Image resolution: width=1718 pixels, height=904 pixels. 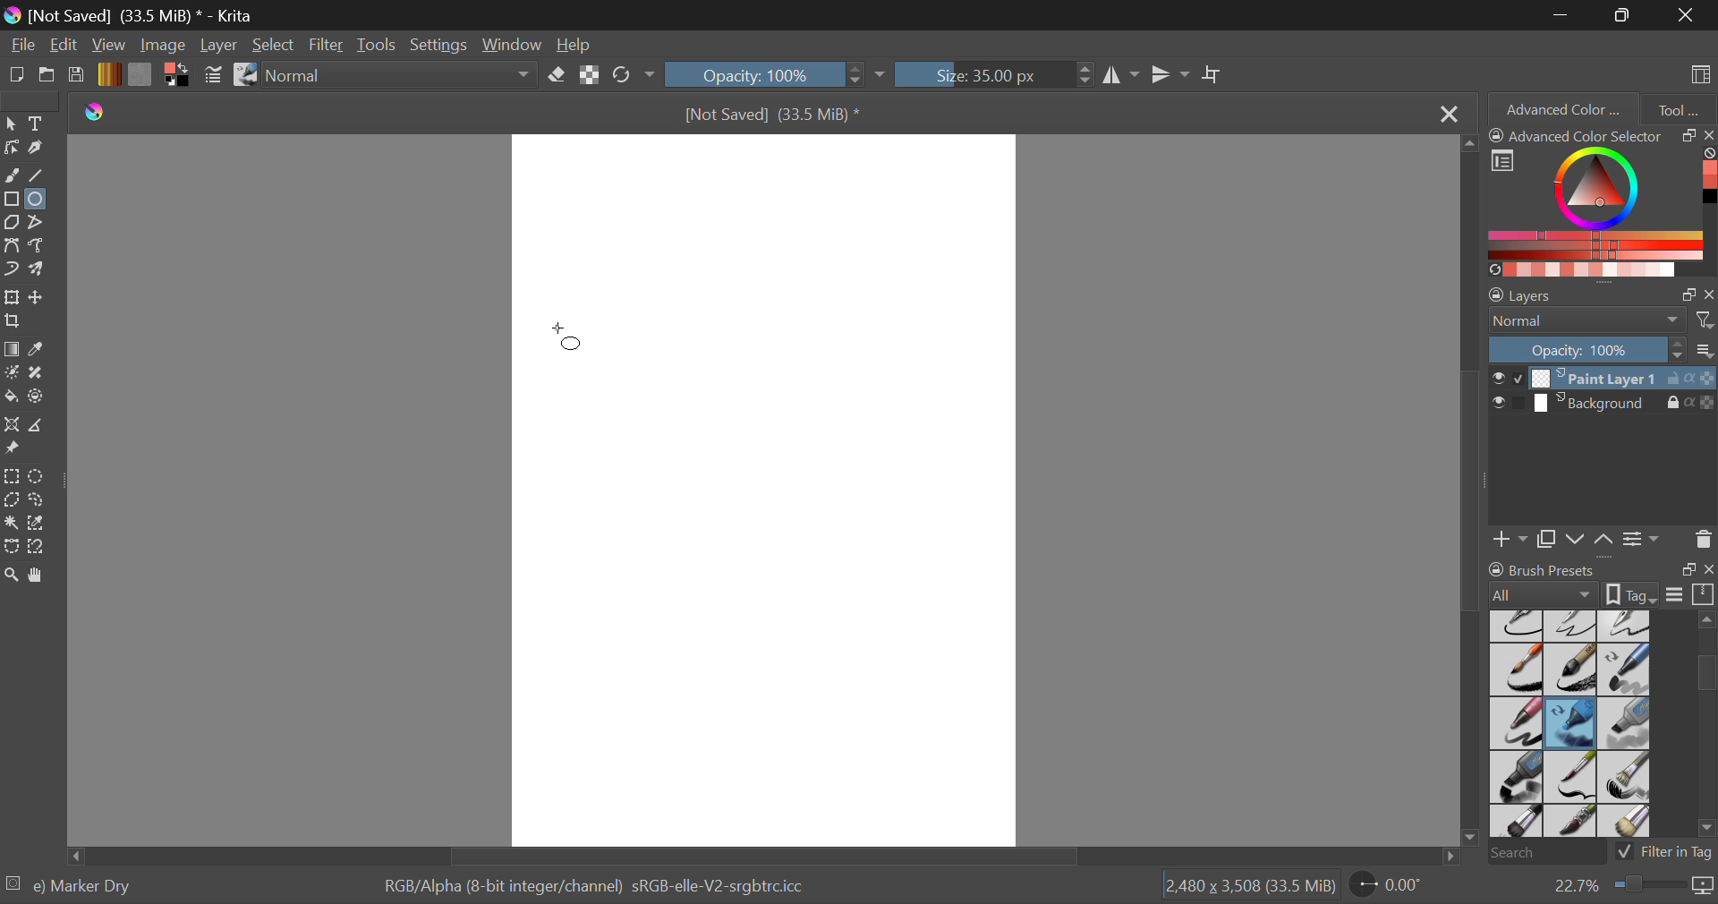 What do you see at coordinates (11, 270) in the screenshot?
I see `Dynamic Brush Tool` at bounding box center [11, 270].